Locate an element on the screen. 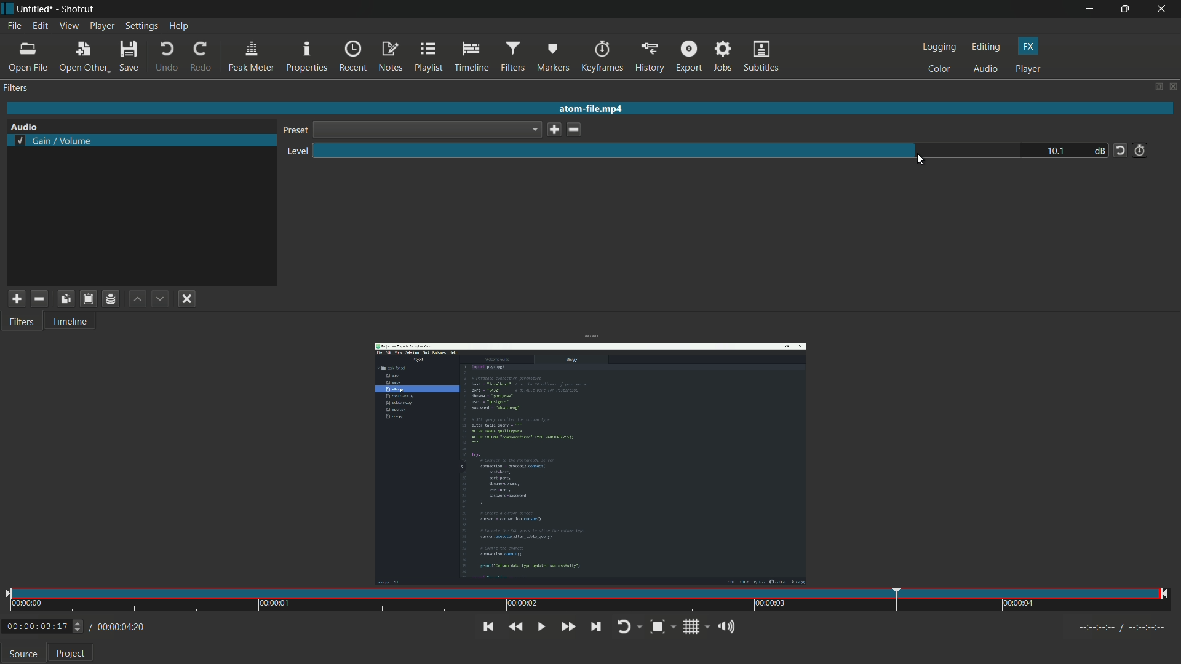  move filter up is located at coordinates (136, 299).